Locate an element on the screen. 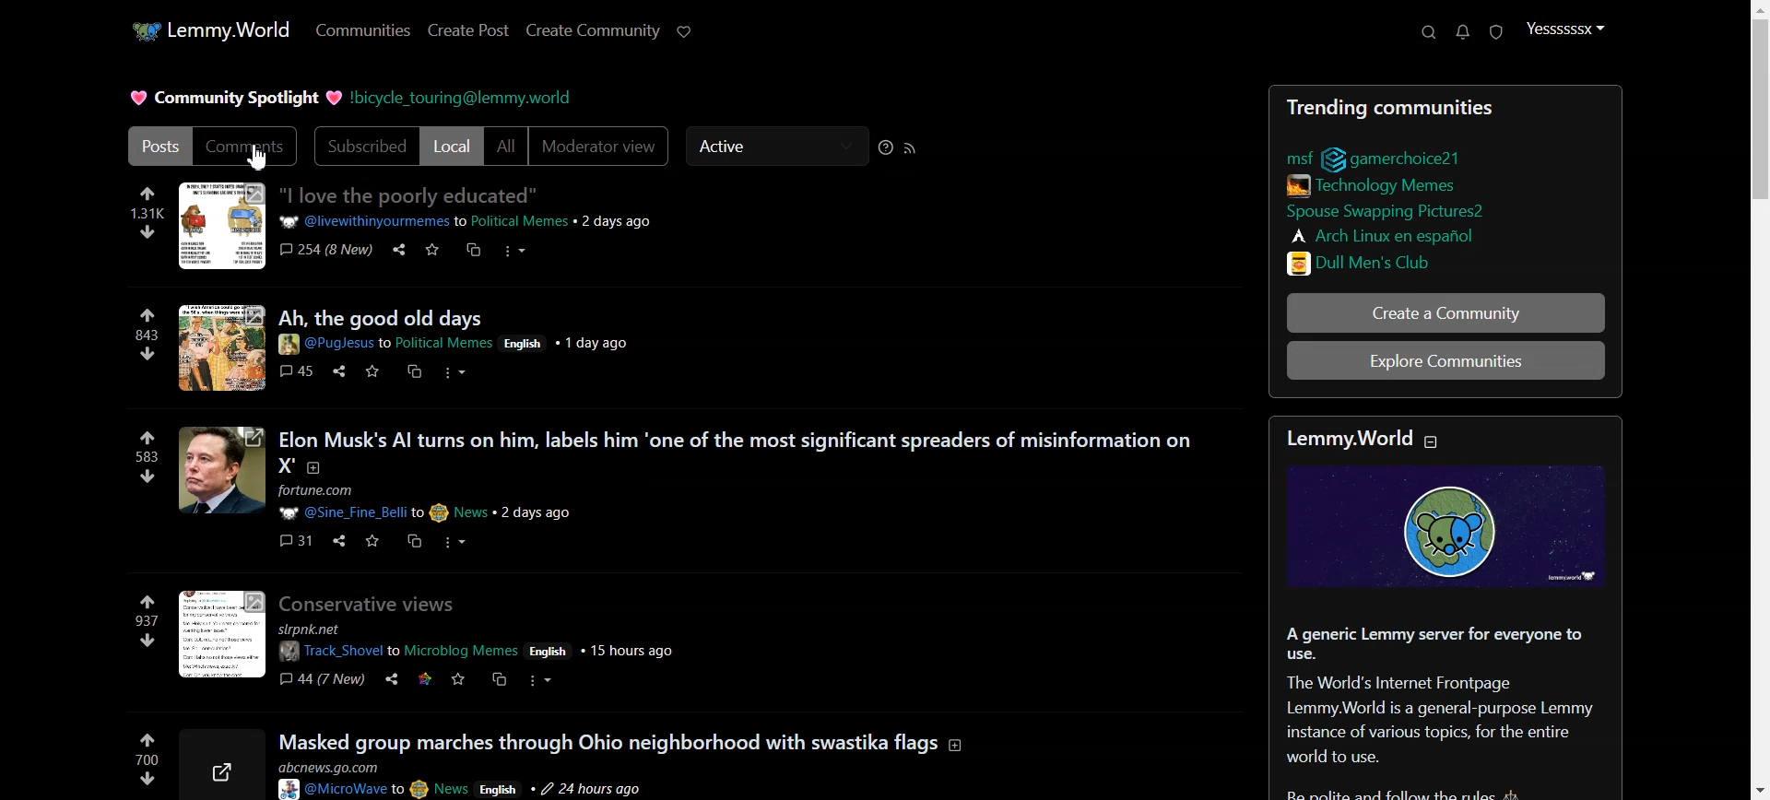  Create Community is located at coordinates (593, 30).